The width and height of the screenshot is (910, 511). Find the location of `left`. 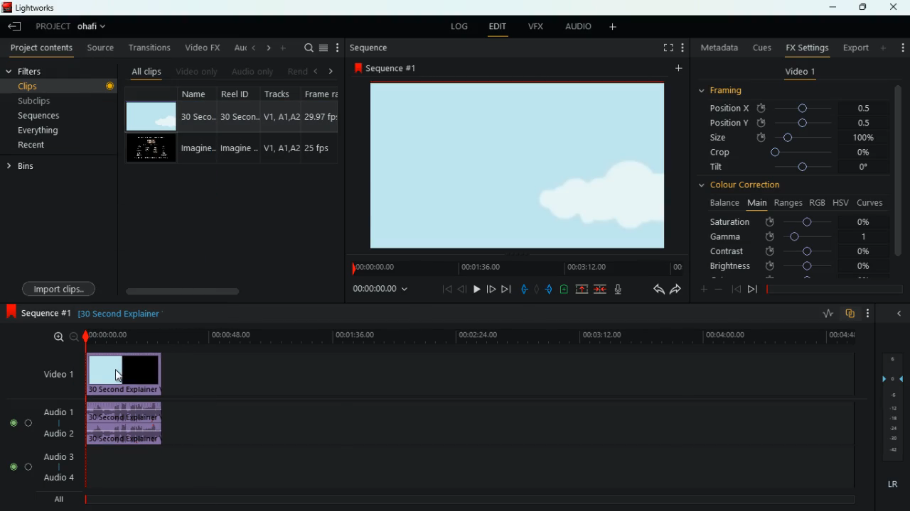

left is located at coordinates (314, 70).